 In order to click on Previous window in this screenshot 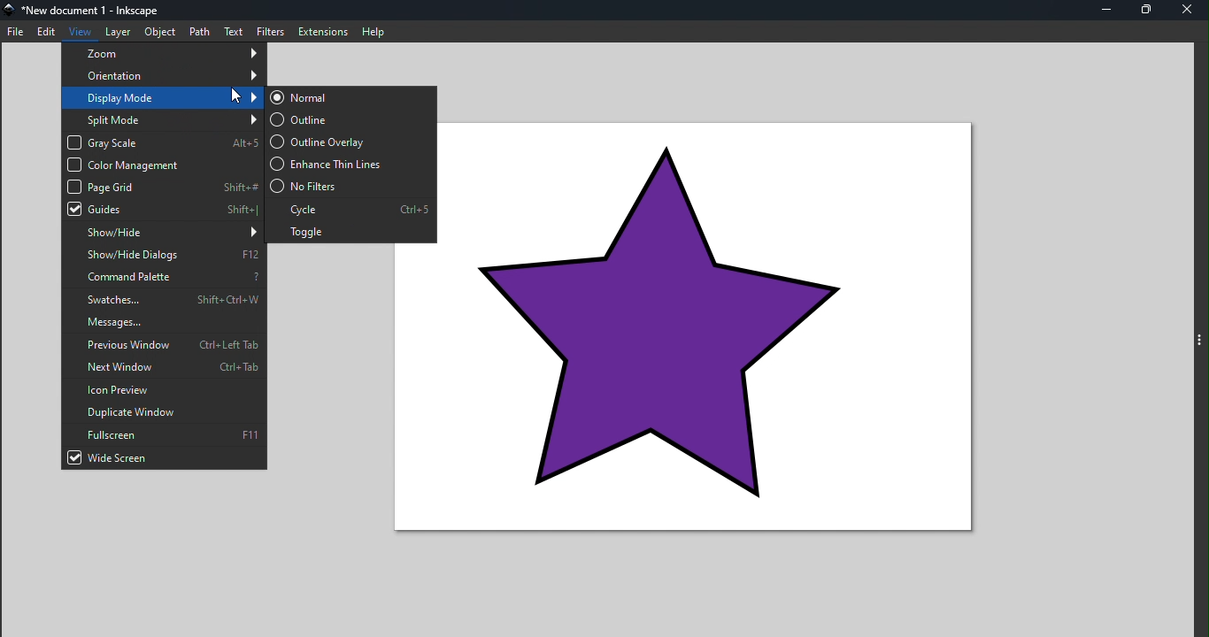, I will do `click(165, 345)`.